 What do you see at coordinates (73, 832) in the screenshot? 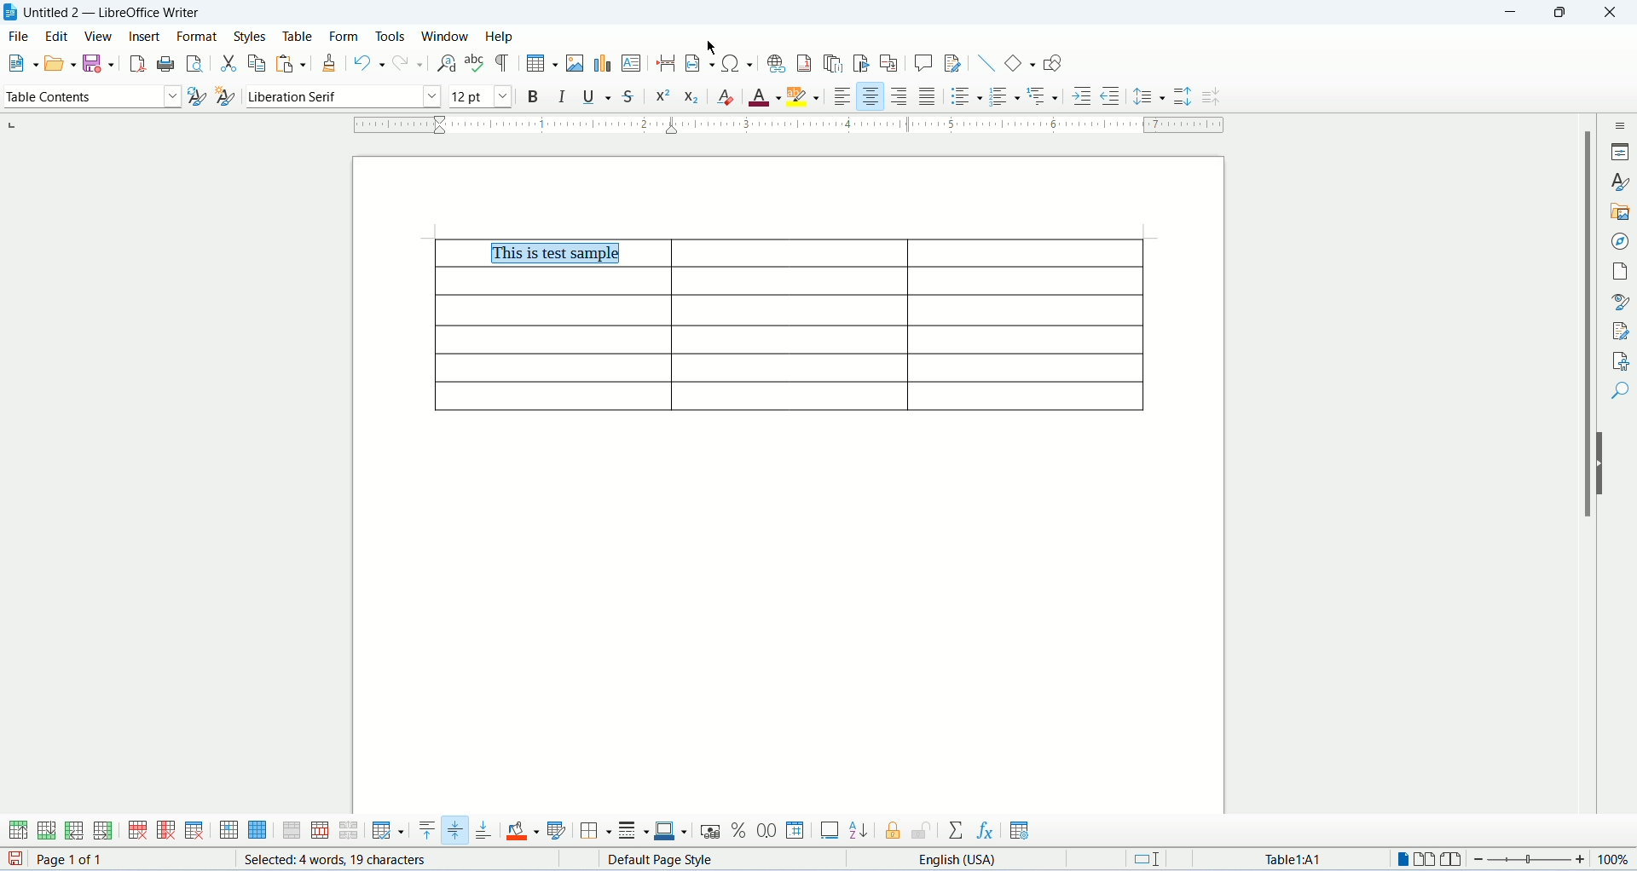
I see `insert columns before` at bounding box center [73, 832].